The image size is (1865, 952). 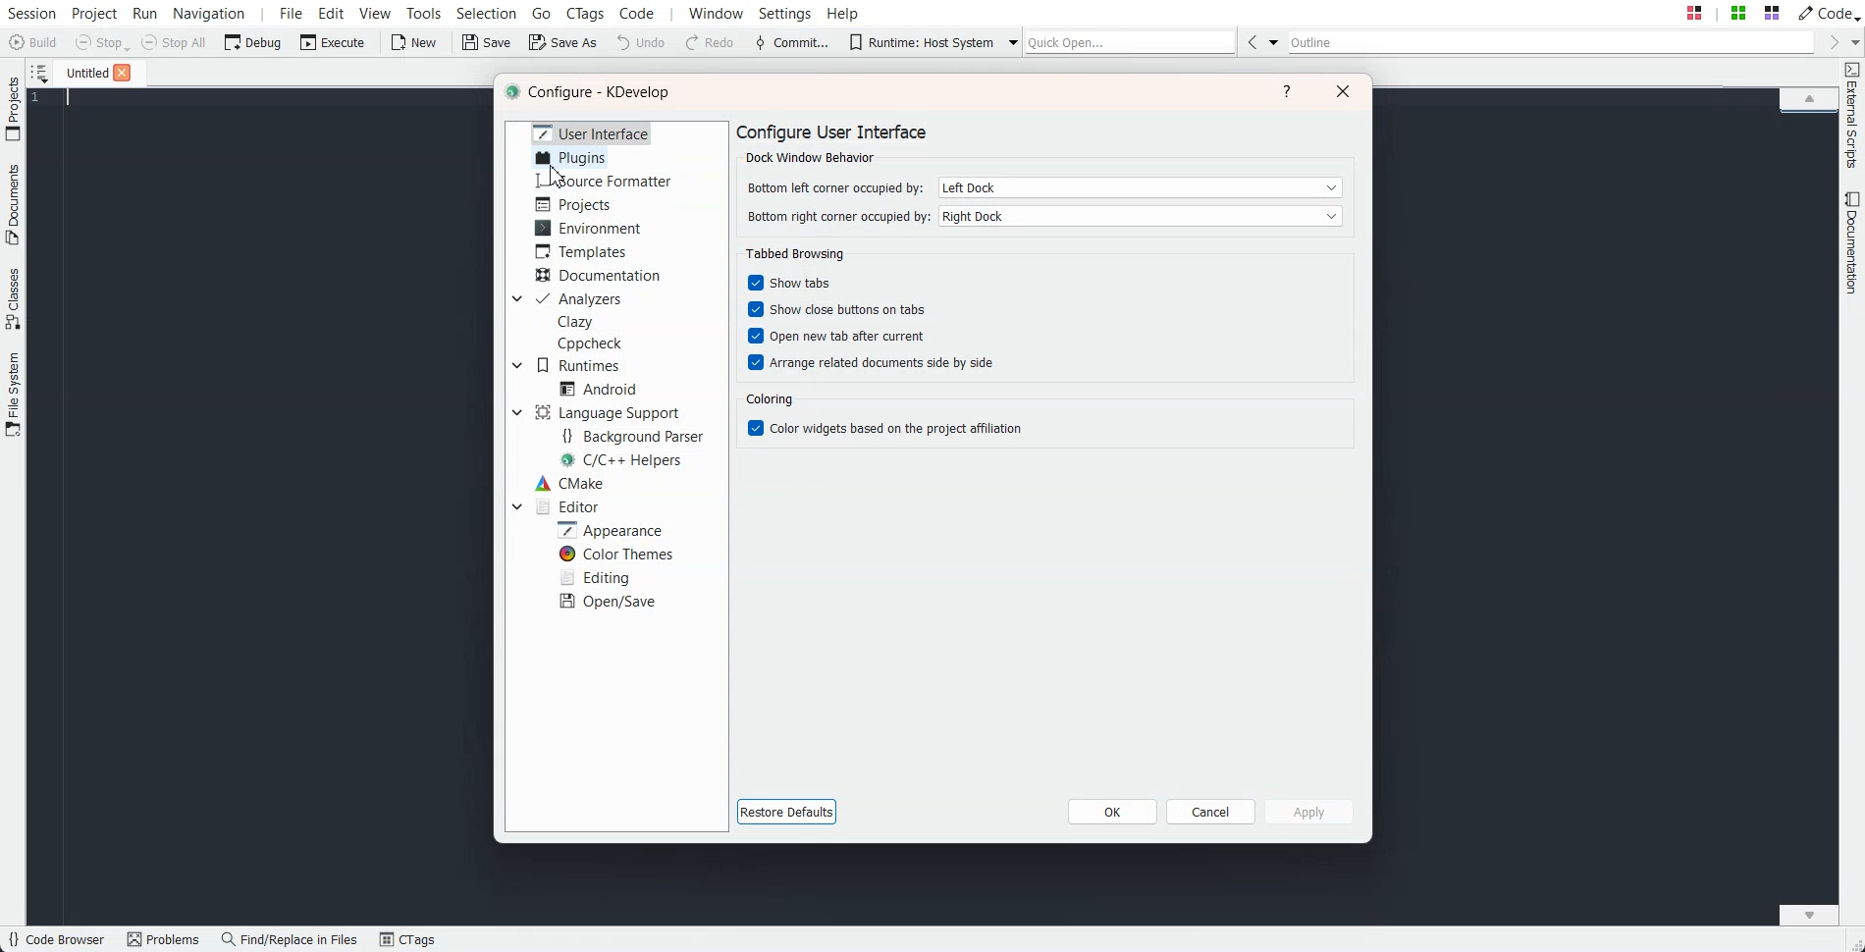 What do you see at coordinates (1808, 115) in the screenshot?
I see `File Overview` at bounding box center [1808, 115].